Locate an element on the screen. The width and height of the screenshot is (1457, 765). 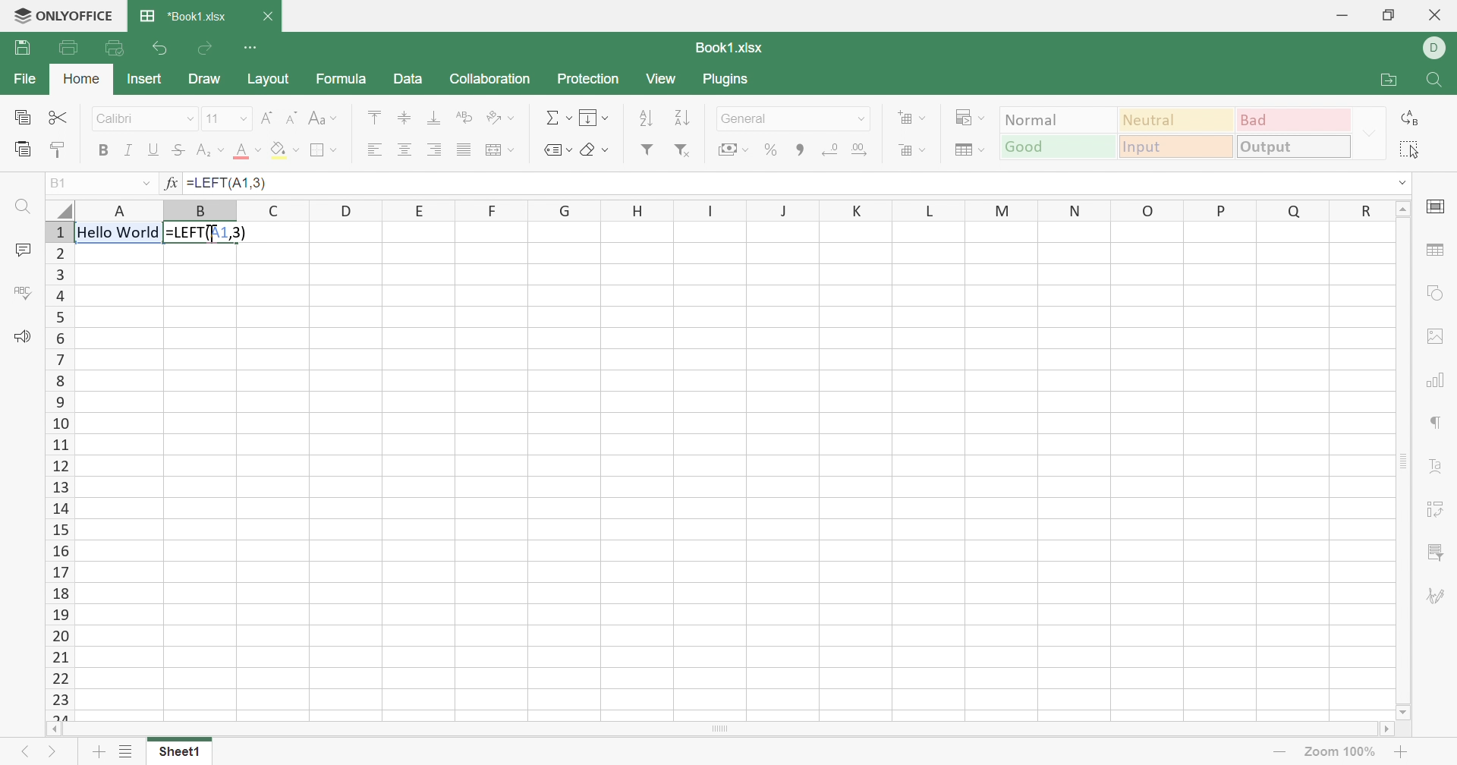
Redo is located at coordinates (204, 50).